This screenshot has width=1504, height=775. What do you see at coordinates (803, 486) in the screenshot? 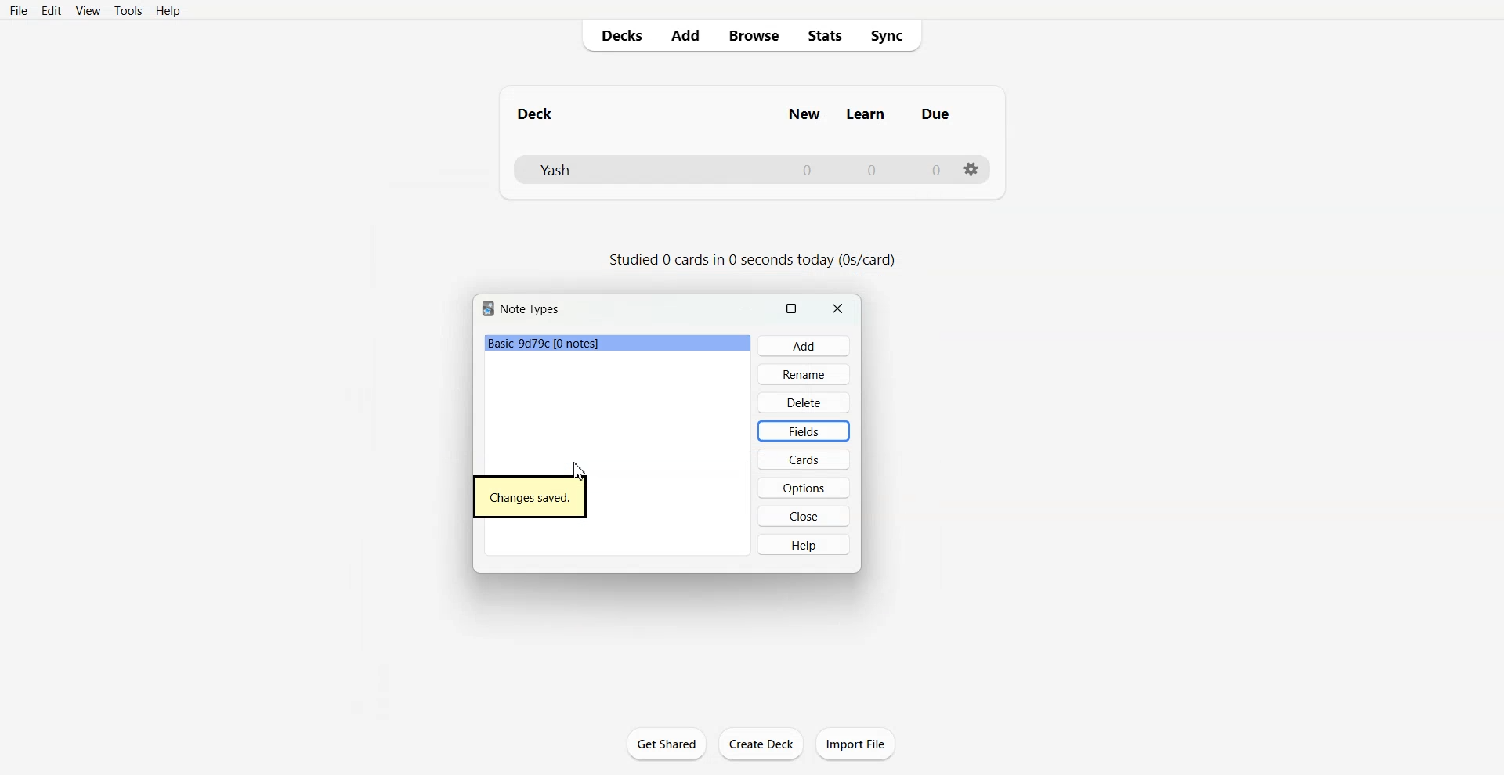
I see `Options` at bounding box center [803, 486].